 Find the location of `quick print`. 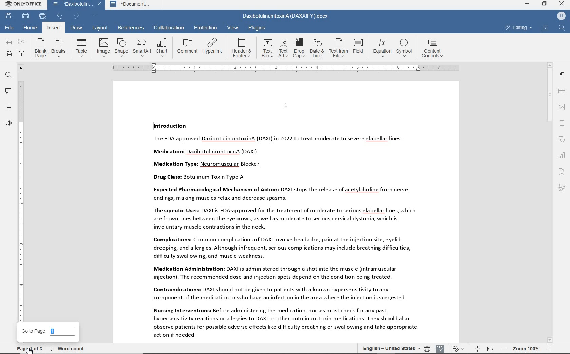

quick print is located at coordinates (43, 16).